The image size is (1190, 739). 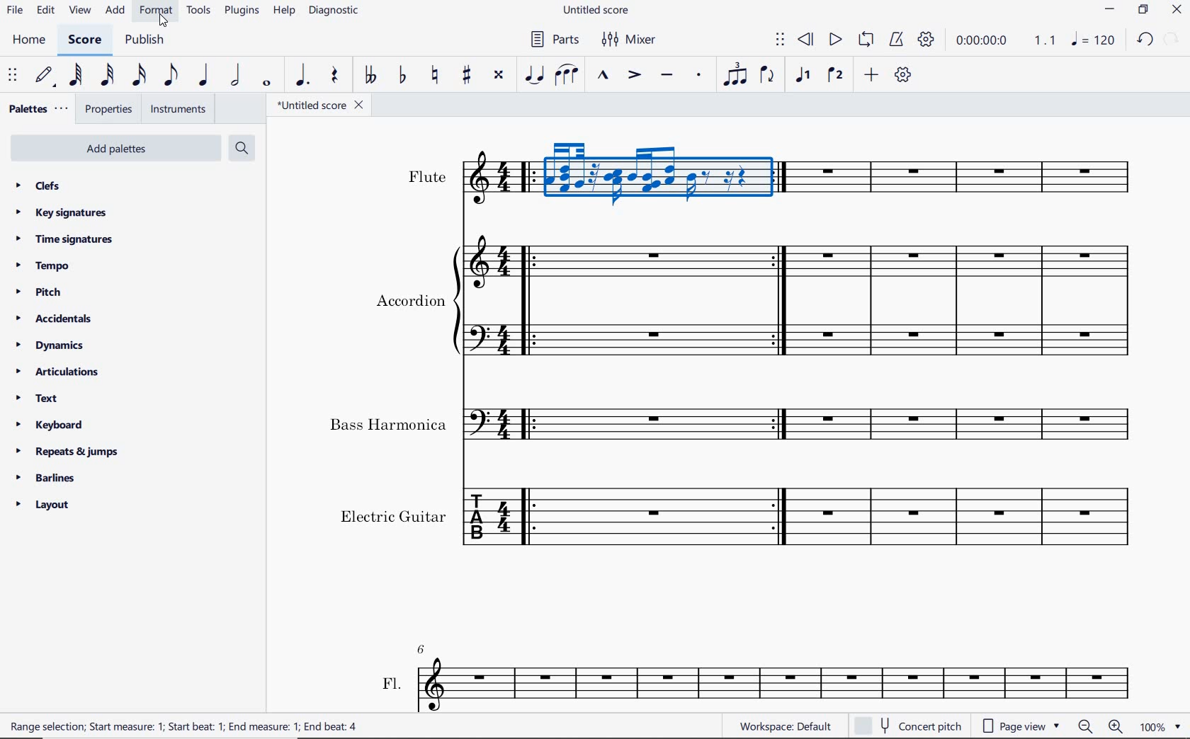 I want to click on loop playback, so click(x=865, y=40).